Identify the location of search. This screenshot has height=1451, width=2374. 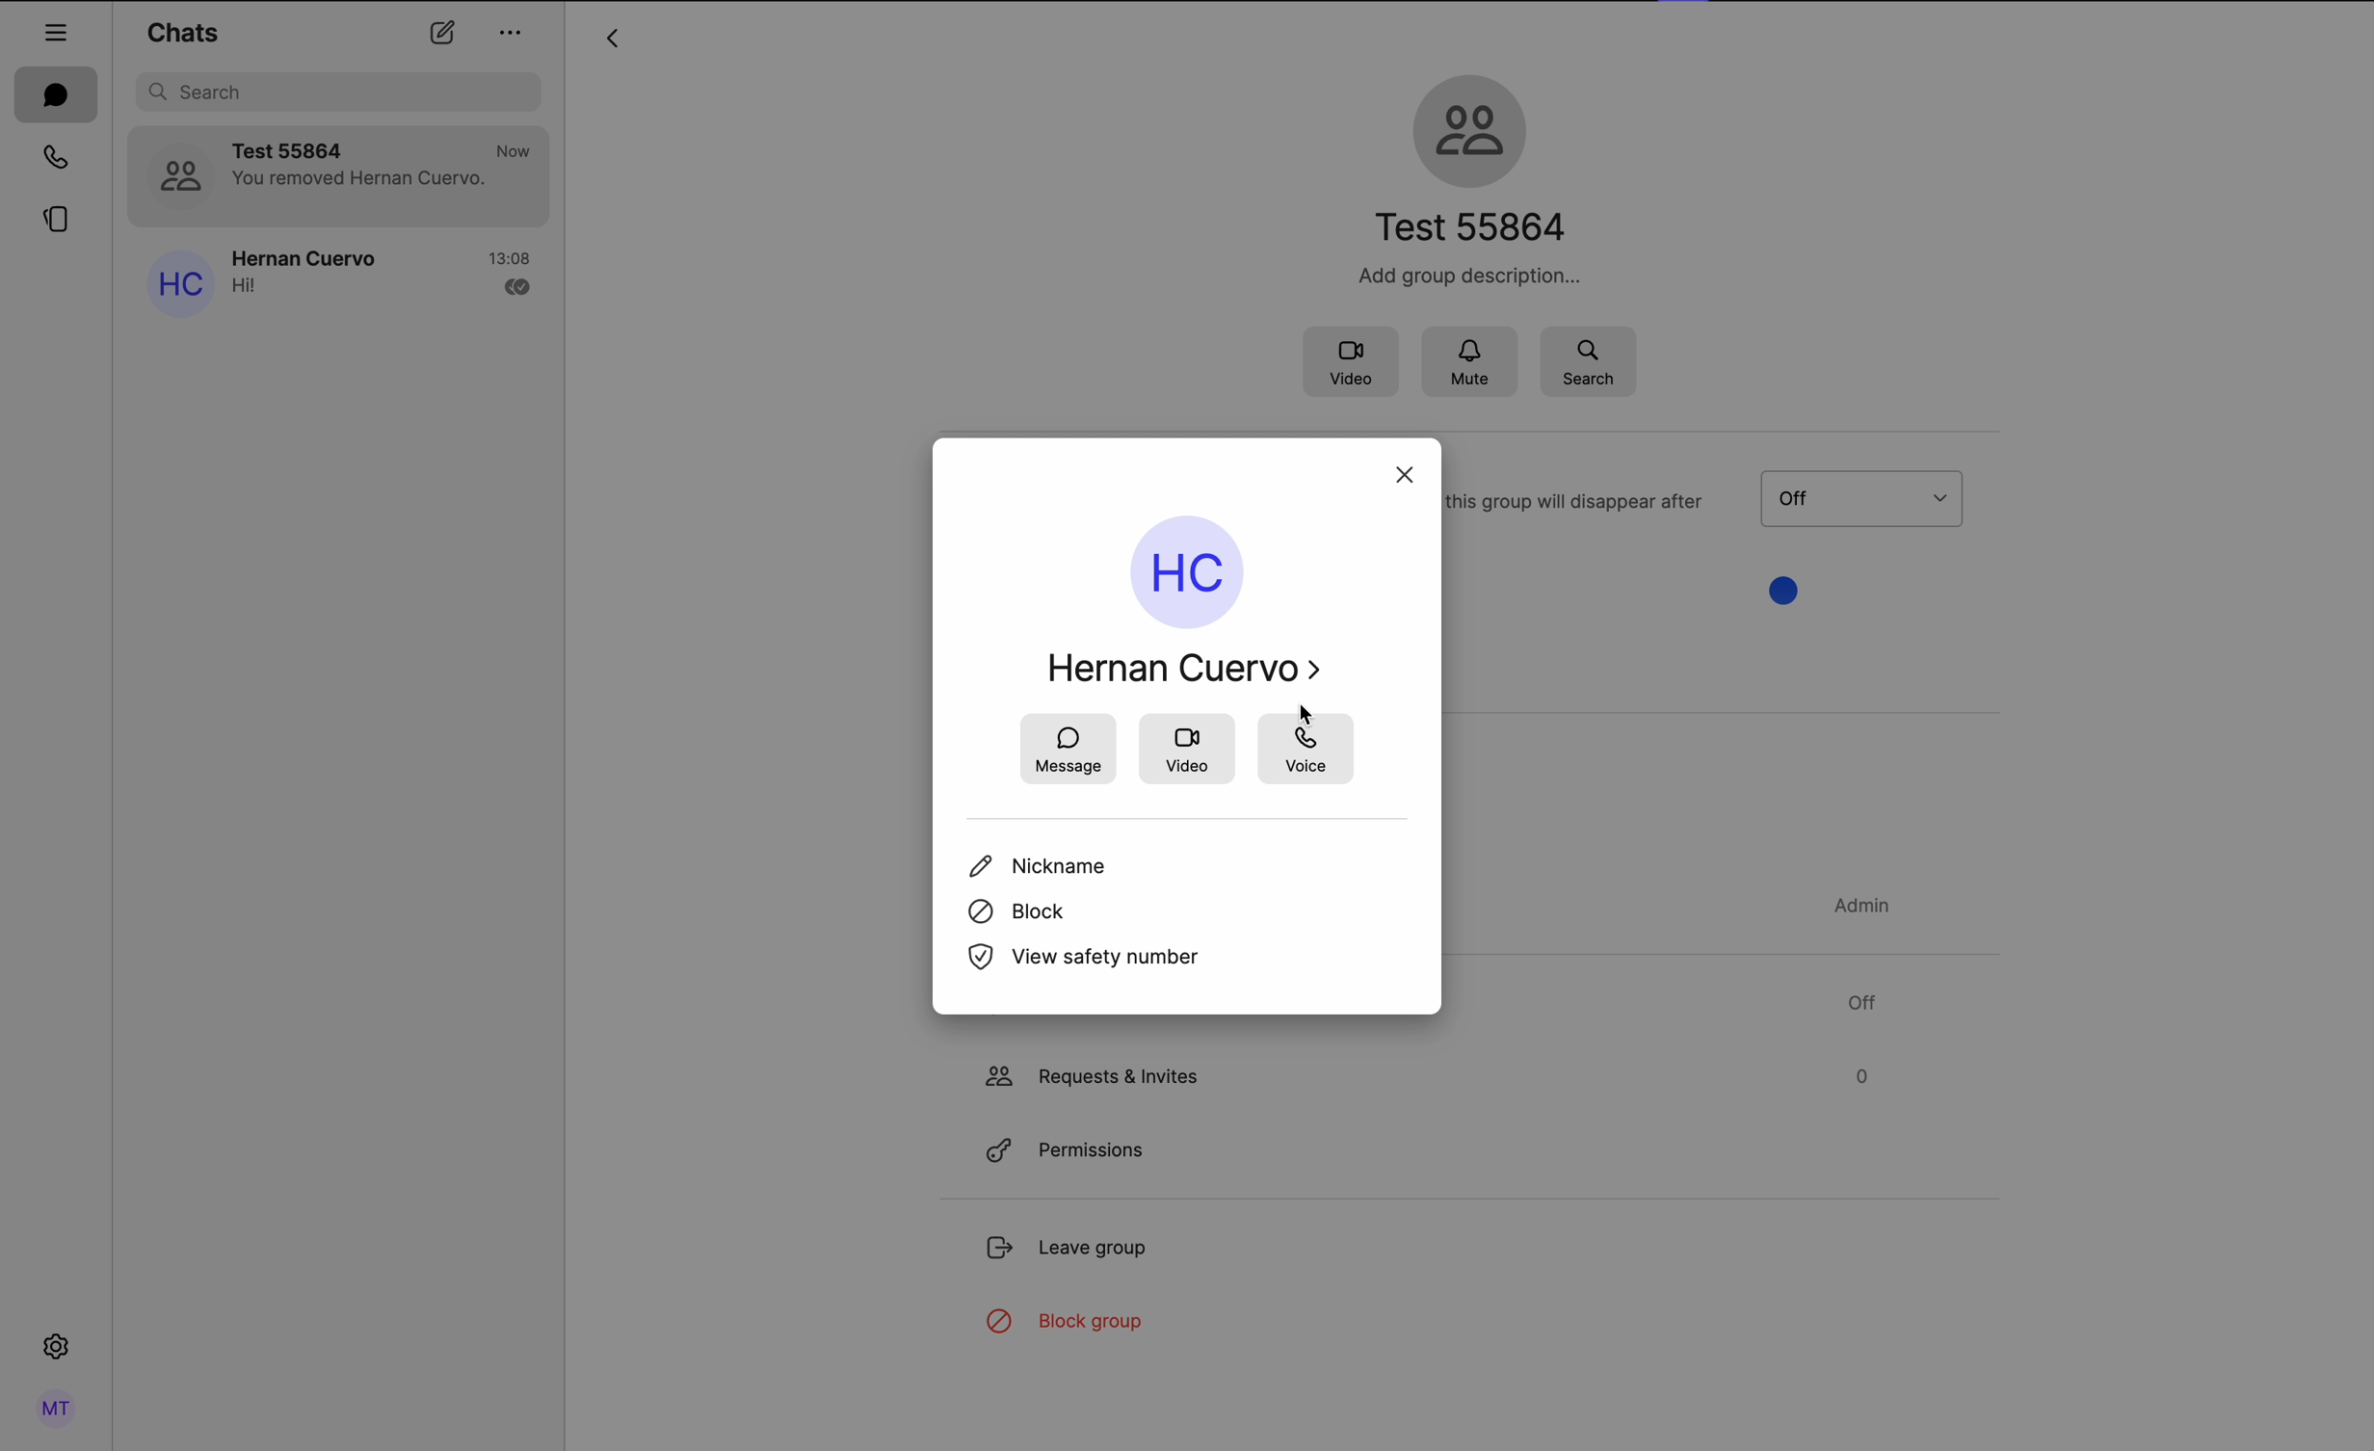
(1588, 360).